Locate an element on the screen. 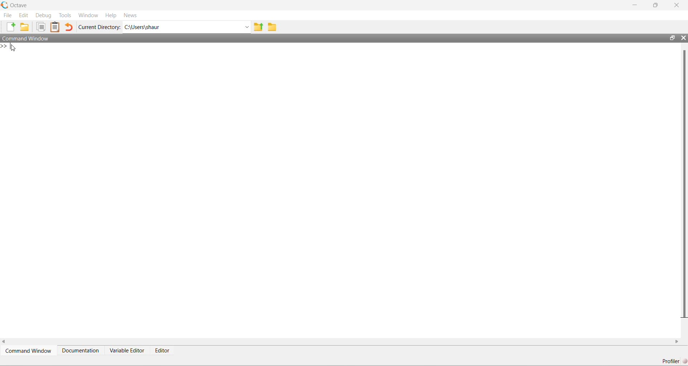  vertical scroll bar is located at coordinates (684, 188).